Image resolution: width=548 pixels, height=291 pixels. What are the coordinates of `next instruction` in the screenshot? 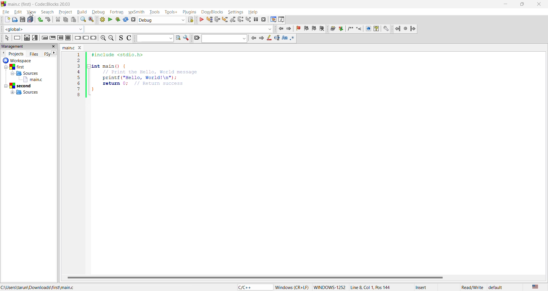 It's located at (241, 20).